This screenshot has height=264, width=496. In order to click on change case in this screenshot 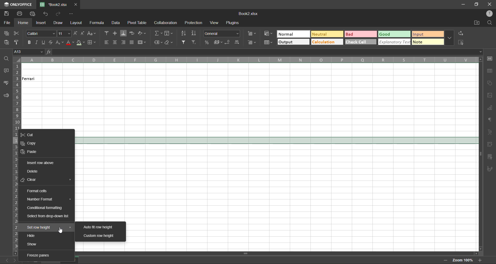, I will do `click(92, 34)`.